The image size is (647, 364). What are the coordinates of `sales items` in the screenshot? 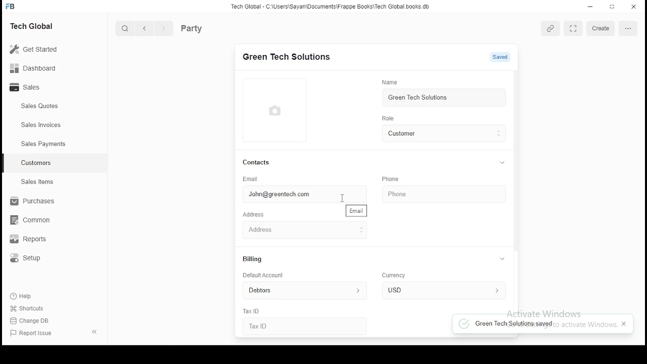 It's located at (36, 182).